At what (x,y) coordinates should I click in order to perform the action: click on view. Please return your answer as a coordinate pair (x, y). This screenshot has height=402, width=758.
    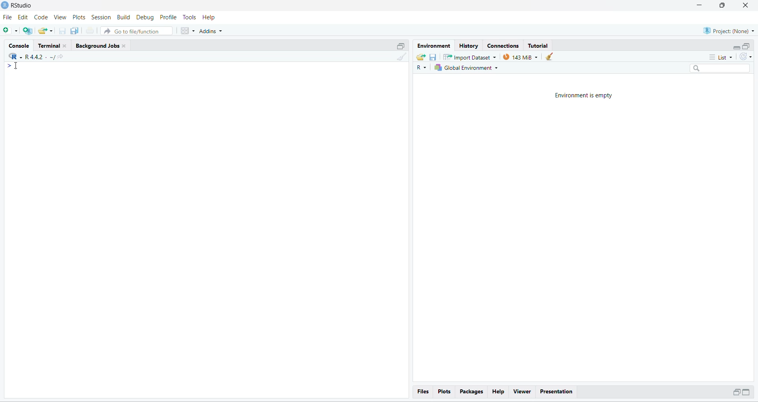
    Looking at the image, I should click on (60, 17).